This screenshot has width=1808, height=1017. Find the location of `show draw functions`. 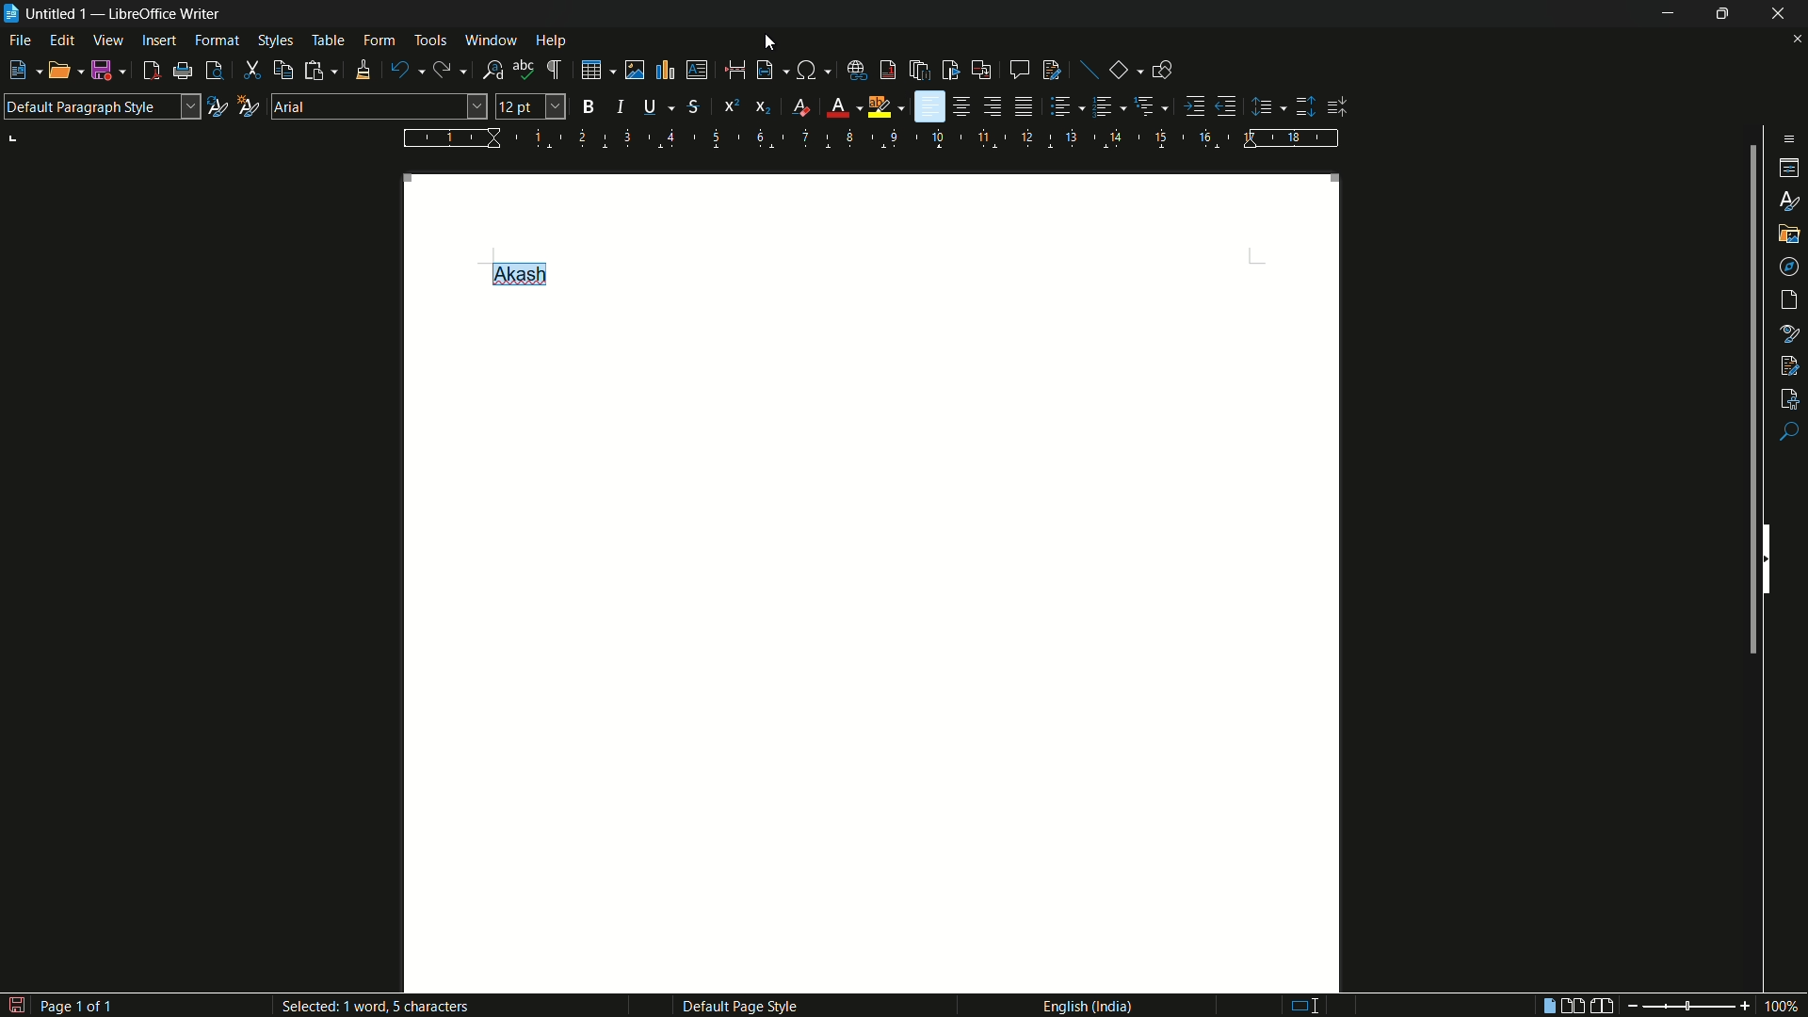

show draw functions is located at coordinates (1162, 69).